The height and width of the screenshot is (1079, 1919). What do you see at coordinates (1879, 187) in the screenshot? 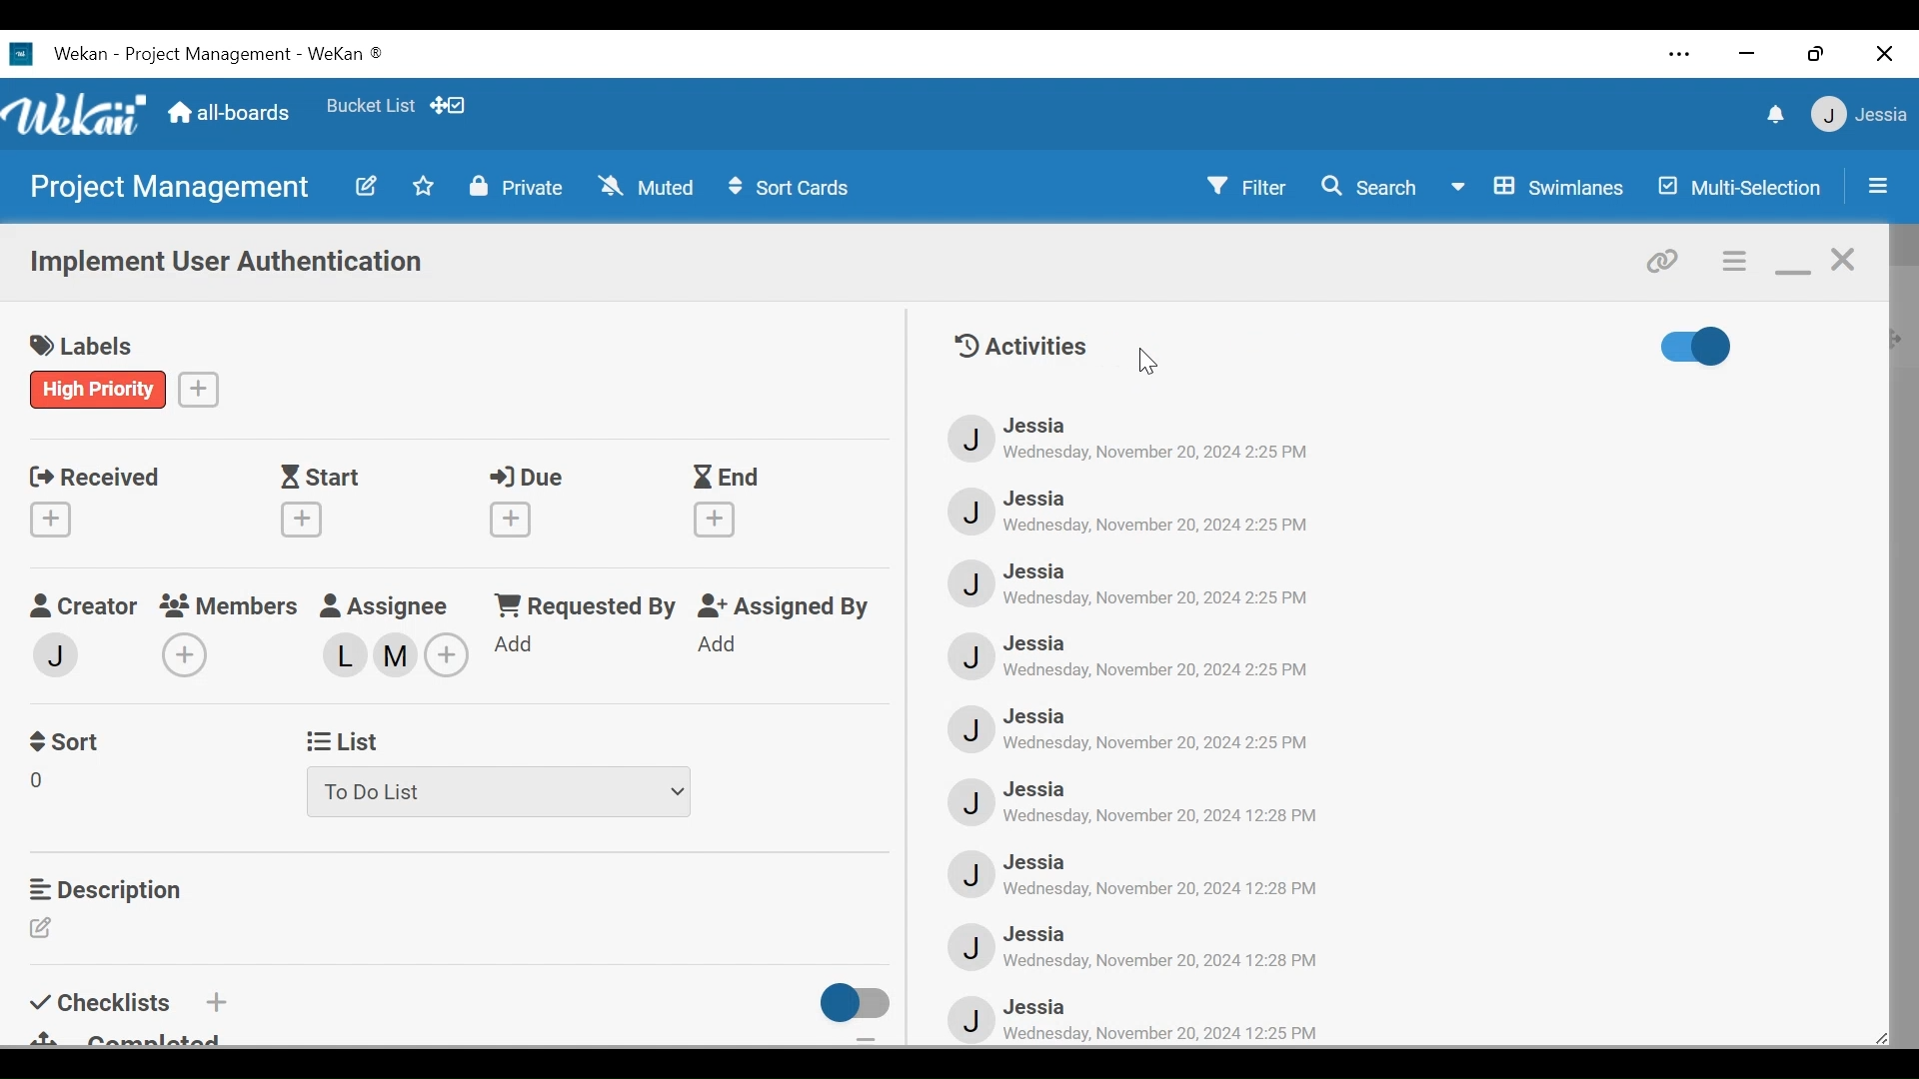
I see `Open/close sidebar` at bounding box center [1879, 187].